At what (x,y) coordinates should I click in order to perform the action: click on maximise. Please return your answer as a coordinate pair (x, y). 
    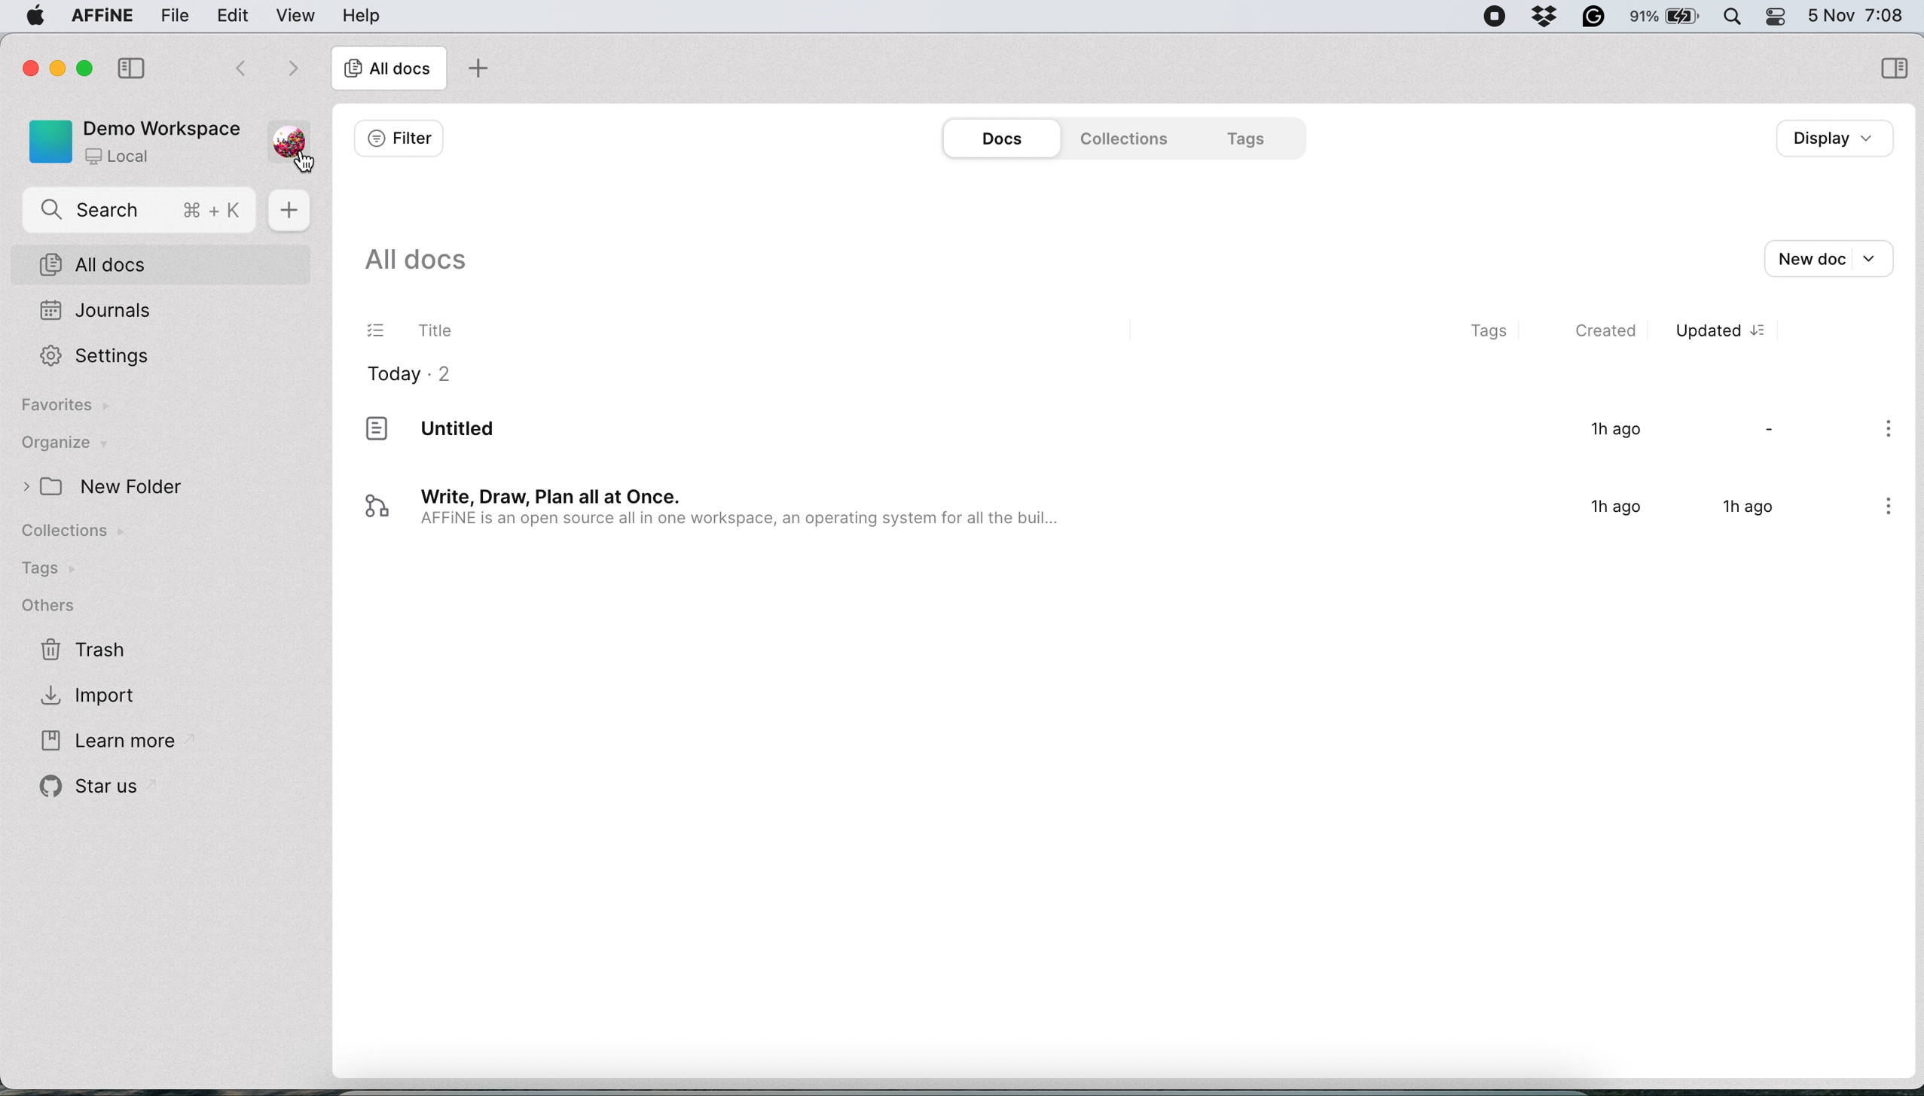
    Looking at the image, I should click on (78, 69).